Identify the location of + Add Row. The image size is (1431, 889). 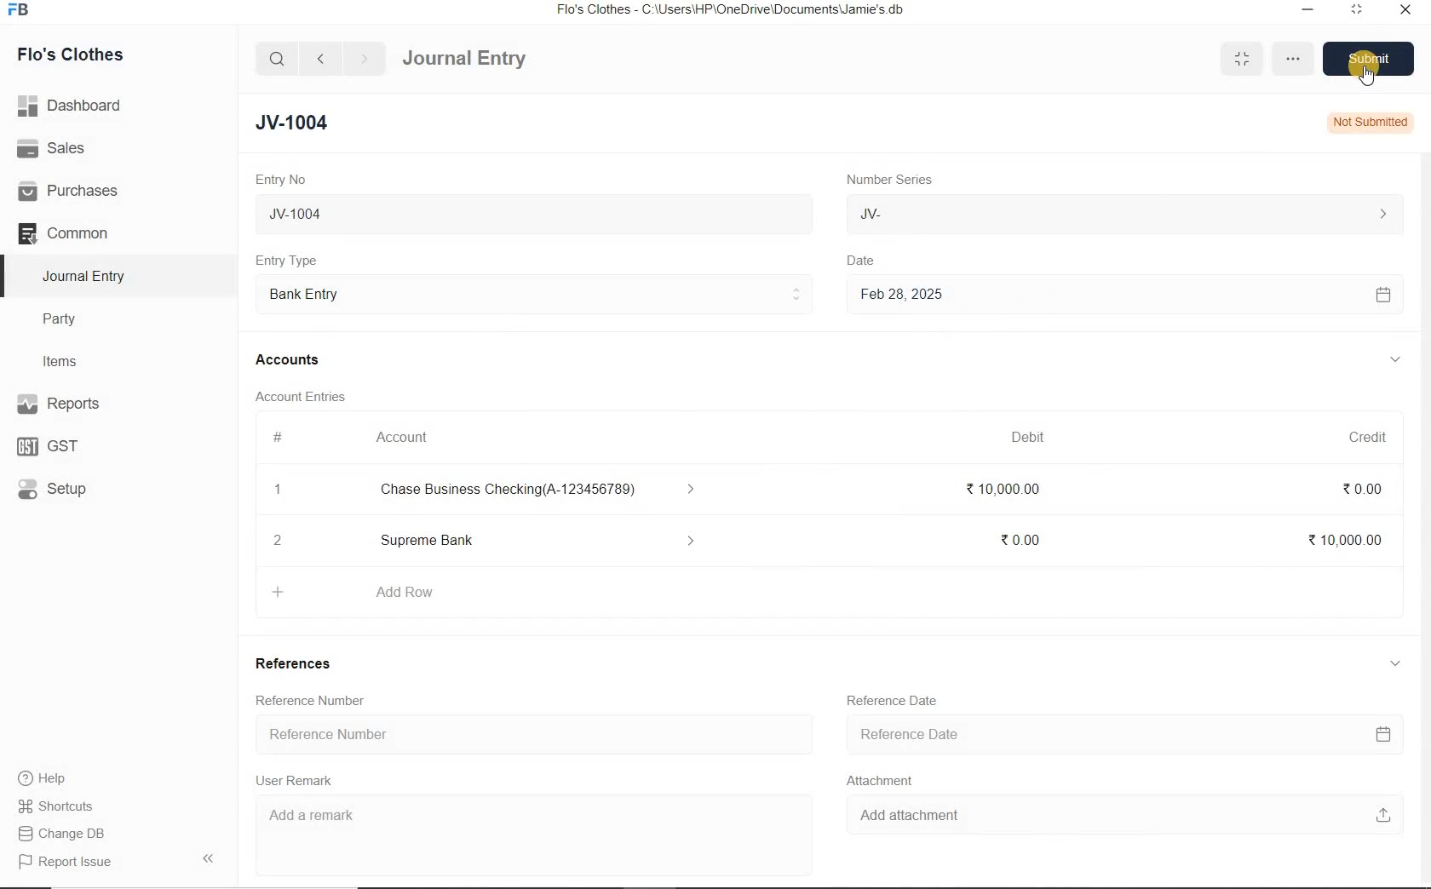
(366, 594).